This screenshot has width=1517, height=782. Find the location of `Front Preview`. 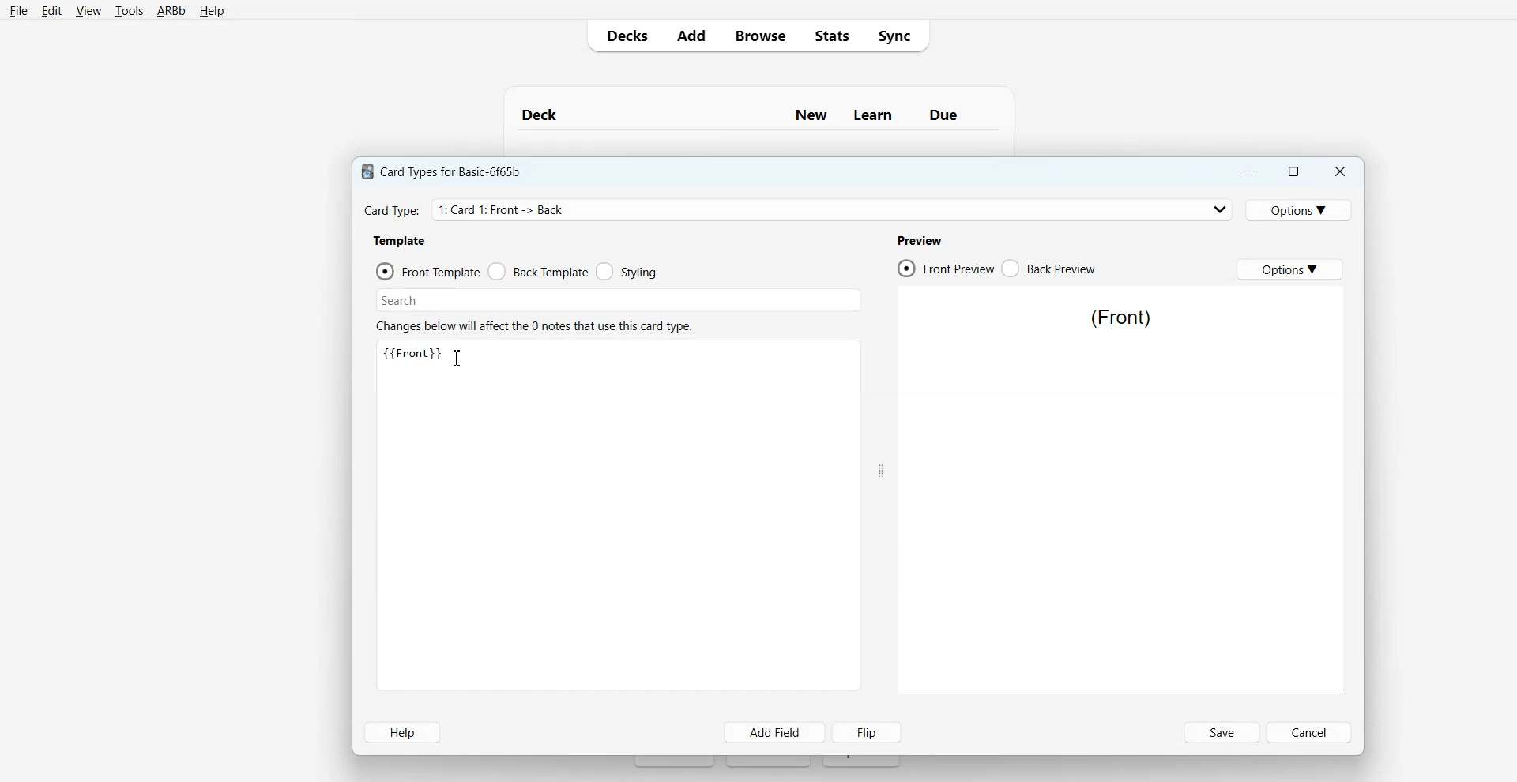

Front Preview is located at coordinates (945, 268).